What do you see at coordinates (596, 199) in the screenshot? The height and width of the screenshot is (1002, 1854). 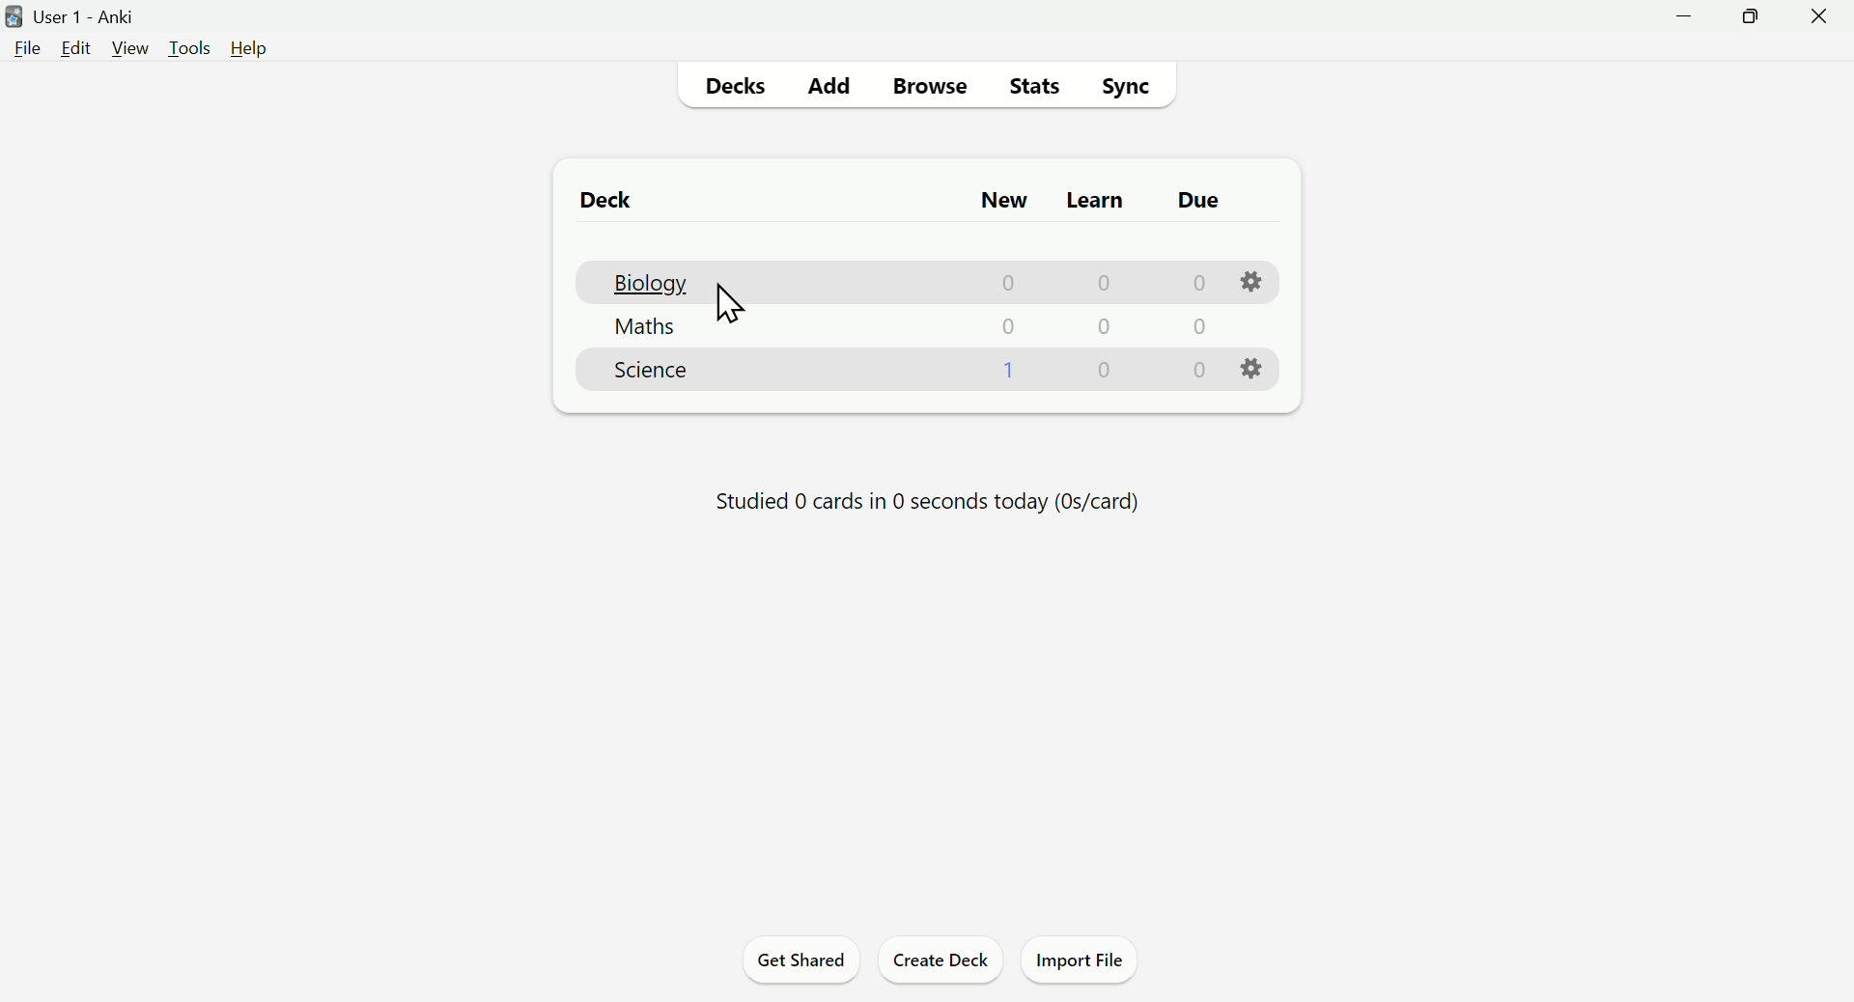 I see `Deck` at bounding box center [596, 199].